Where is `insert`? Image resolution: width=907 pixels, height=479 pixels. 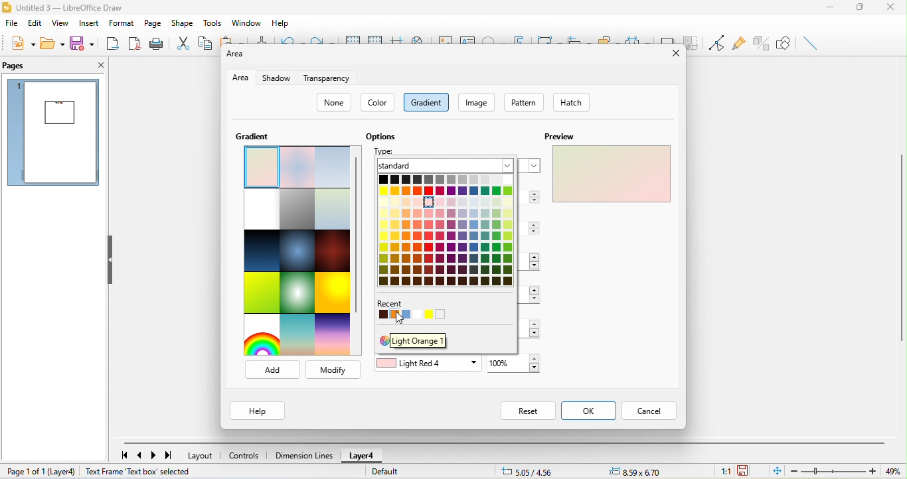
insert is located at coordinates (88, 24).